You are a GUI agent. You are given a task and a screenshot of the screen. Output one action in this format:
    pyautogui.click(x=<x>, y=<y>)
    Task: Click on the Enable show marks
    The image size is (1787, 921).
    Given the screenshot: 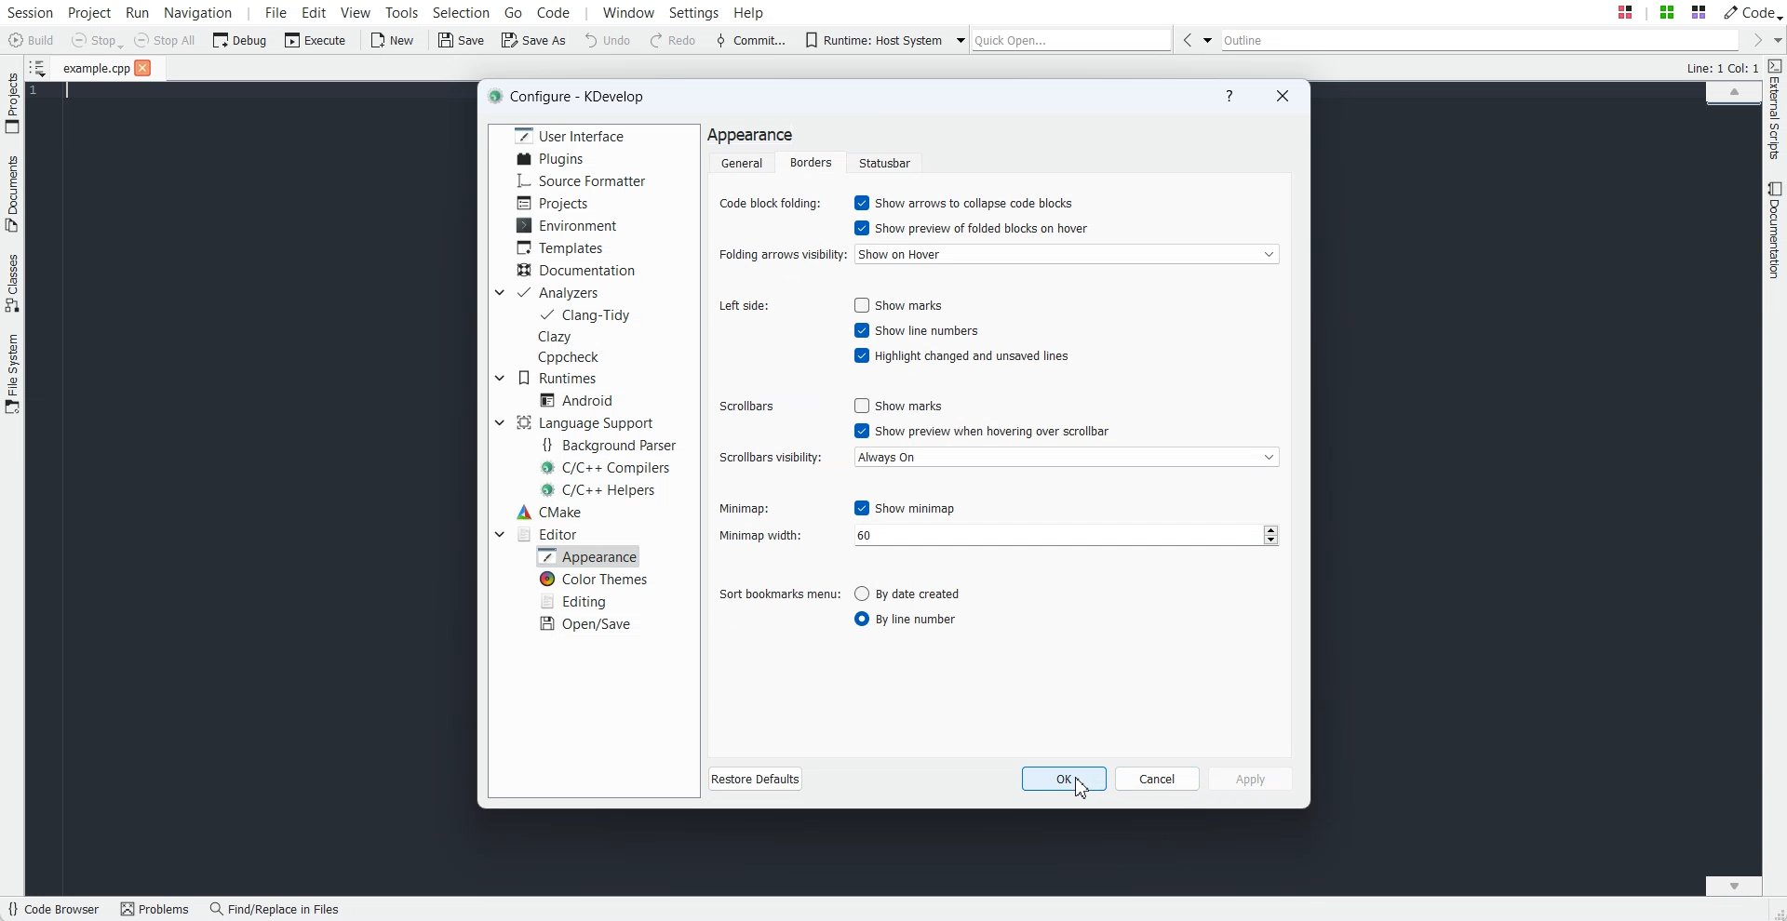 What is the action you would take?
    pyautogui.click(x=904, y=305)
    